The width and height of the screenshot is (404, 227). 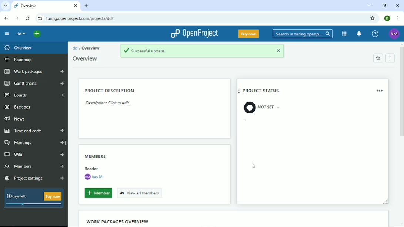 I want to click on Description: Click to edit..., so click(x=108, y=103).